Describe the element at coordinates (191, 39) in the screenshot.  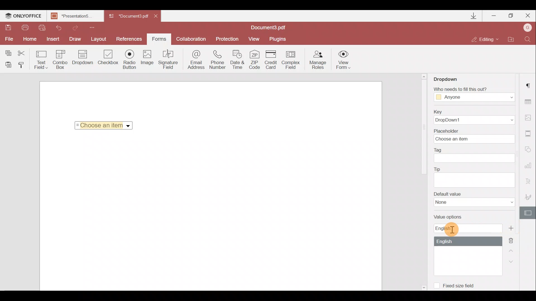
I see `Collaboration` at that location.